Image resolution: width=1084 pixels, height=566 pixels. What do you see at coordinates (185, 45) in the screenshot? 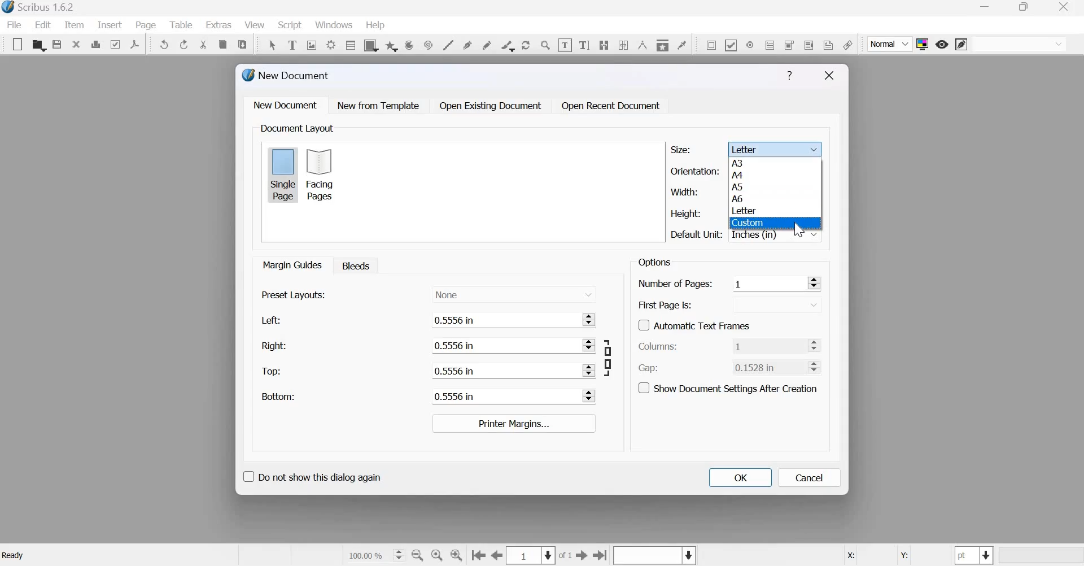
I see `Redo` at bounding box center [185, 45].